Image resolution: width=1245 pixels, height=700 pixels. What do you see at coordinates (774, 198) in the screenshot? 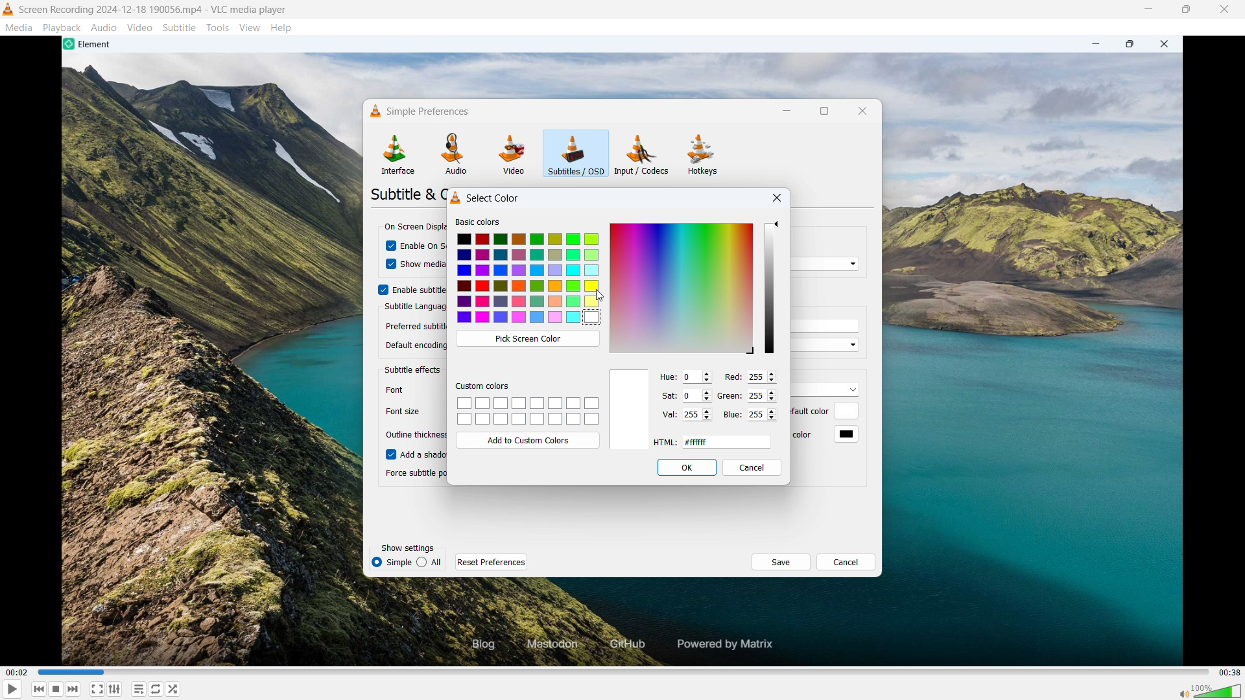
I see `close dialogue box` at bounding box center [774, 198].